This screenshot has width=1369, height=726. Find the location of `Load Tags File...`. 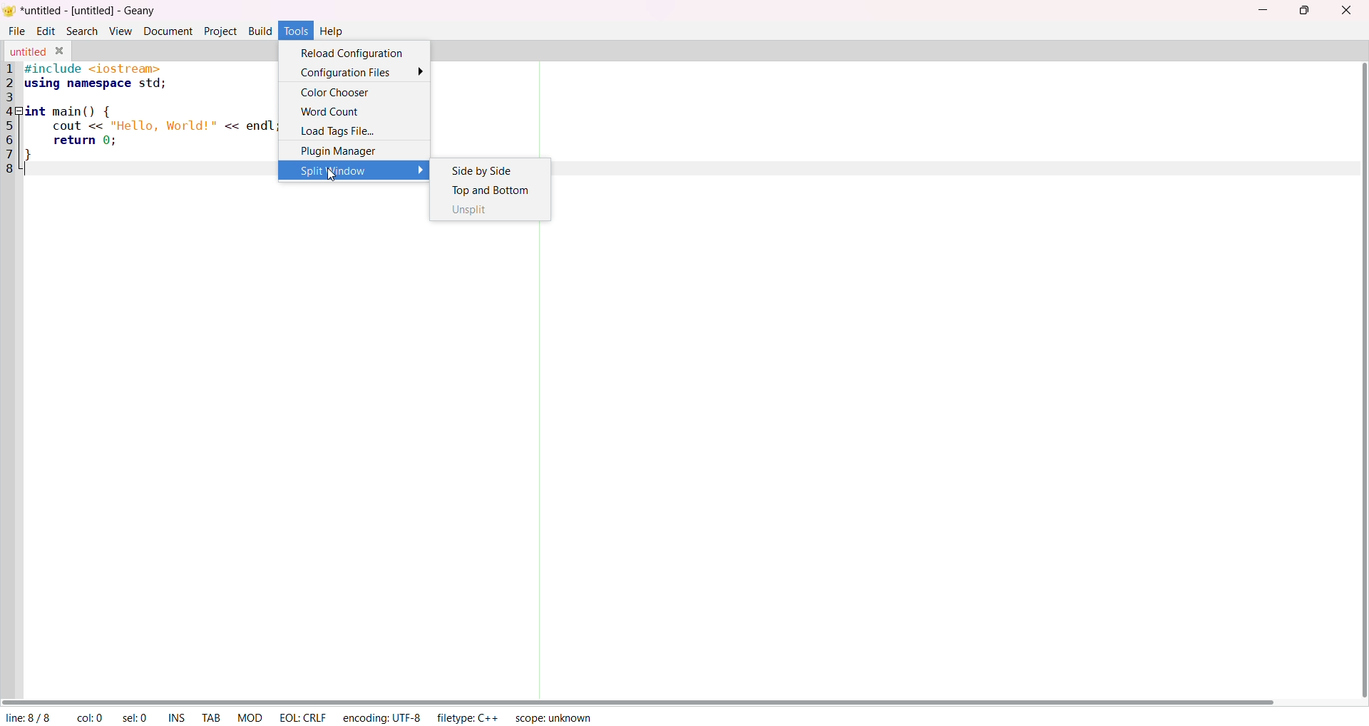

Load Tags File... is located at coordinates (338, 133).